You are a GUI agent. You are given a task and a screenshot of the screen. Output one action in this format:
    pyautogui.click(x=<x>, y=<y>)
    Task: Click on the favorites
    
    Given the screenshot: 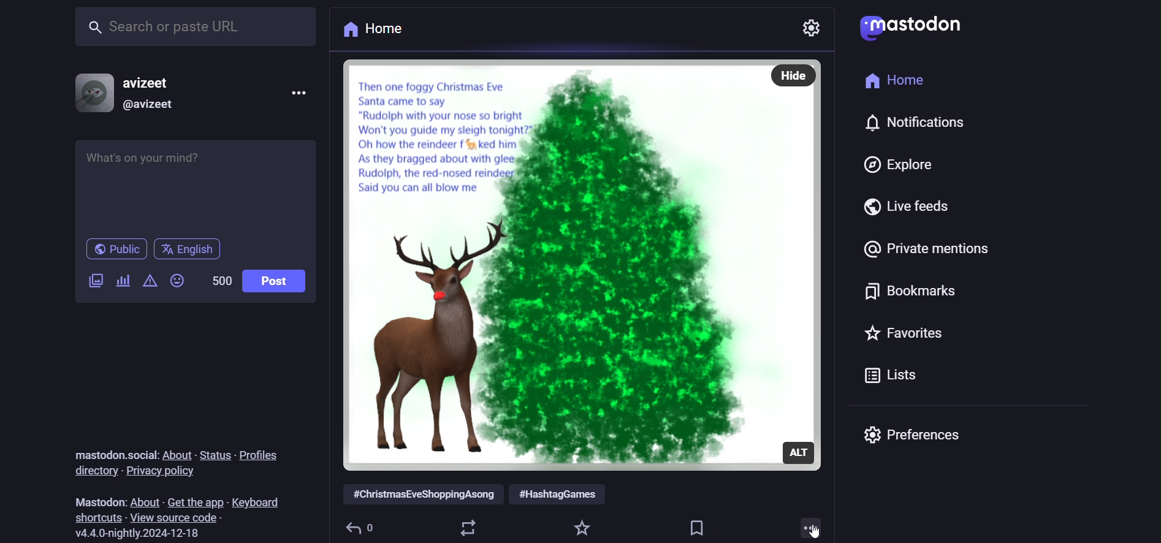 What is the action you would take?
    pyautogui.click(x=905, y=332)
    